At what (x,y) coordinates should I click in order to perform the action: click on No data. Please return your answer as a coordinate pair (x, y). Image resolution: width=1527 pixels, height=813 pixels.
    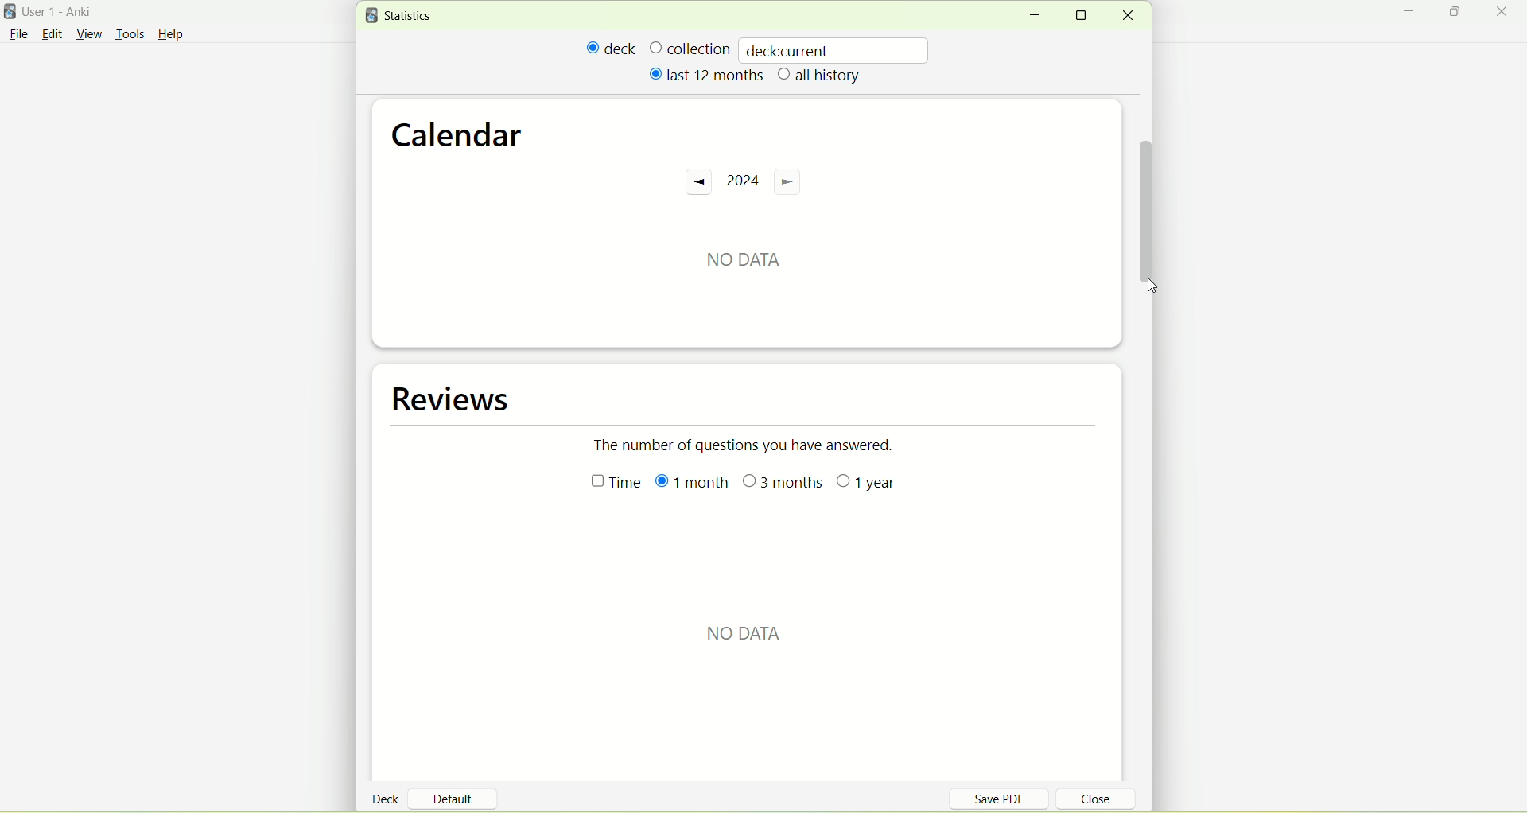
    Looking at the image, I should click on (742, 254).